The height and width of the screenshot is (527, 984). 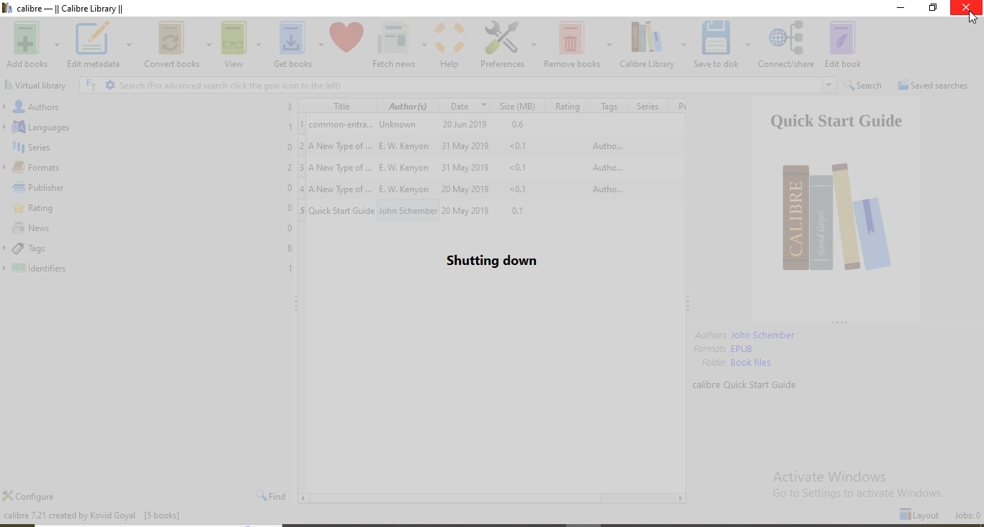 I want to click on 20 May 2019, so click(x=464, y=188).